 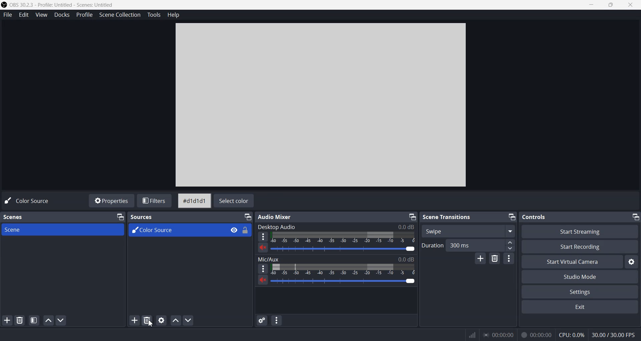 What do you see at coordinates (155, 201) in the screenshot?
I see `Filters` at bounding box center [155, 201].